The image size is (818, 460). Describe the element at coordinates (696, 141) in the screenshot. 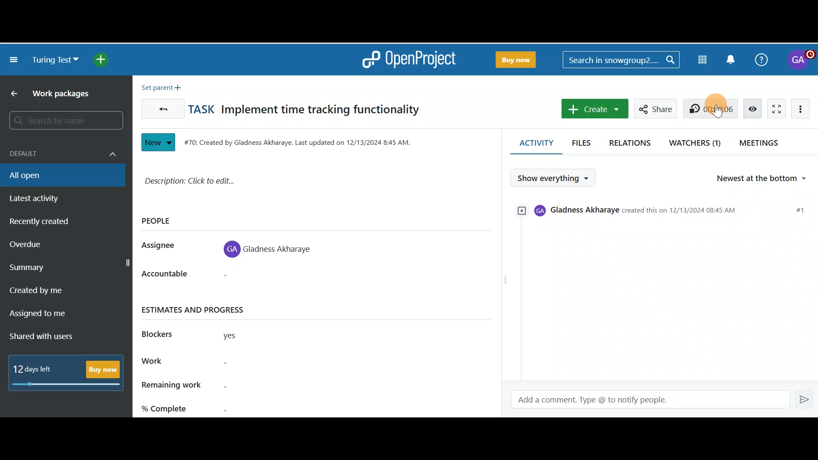

I see `Watchers` at that location.